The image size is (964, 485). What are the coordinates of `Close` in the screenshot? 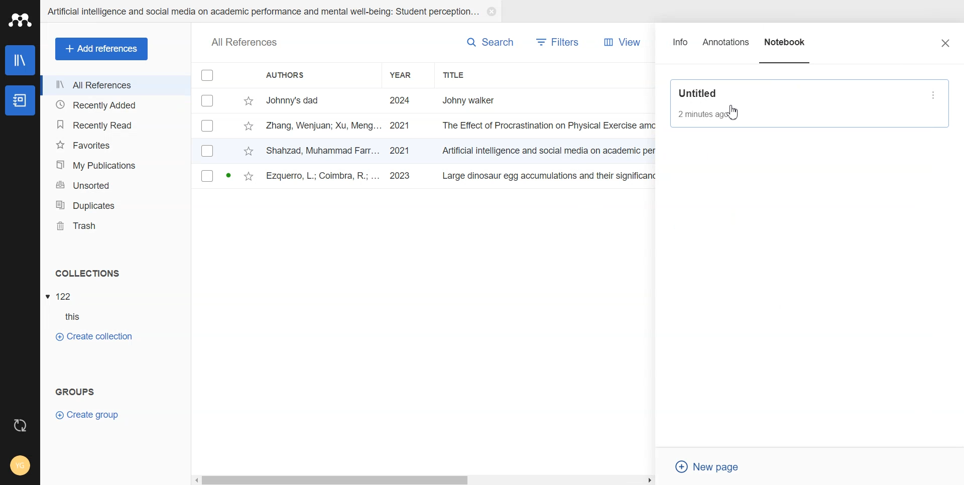 It's located at (945, 43).